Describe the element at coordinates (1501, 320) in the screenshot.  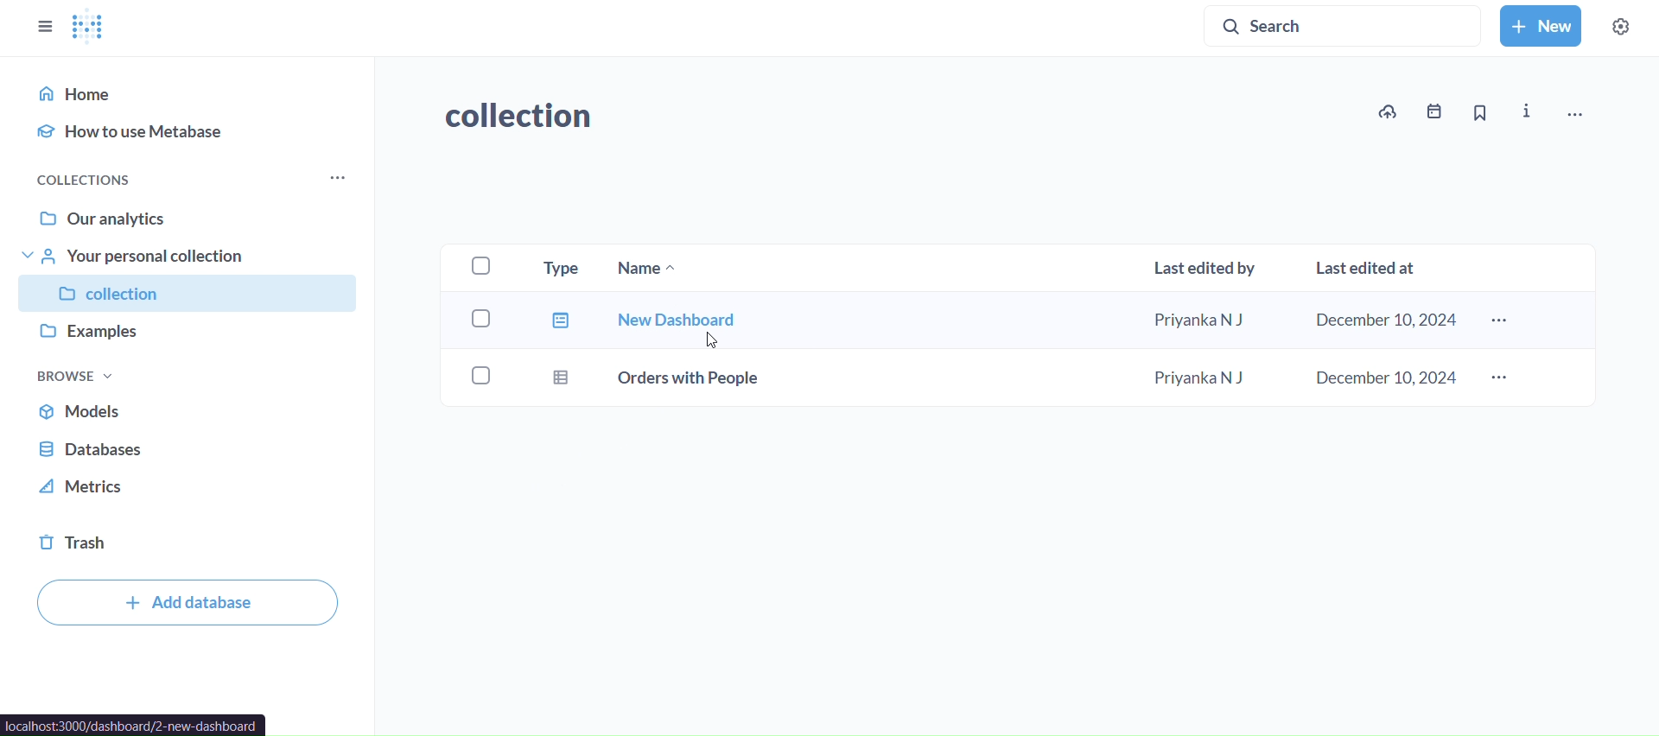
I see `more` at that location.